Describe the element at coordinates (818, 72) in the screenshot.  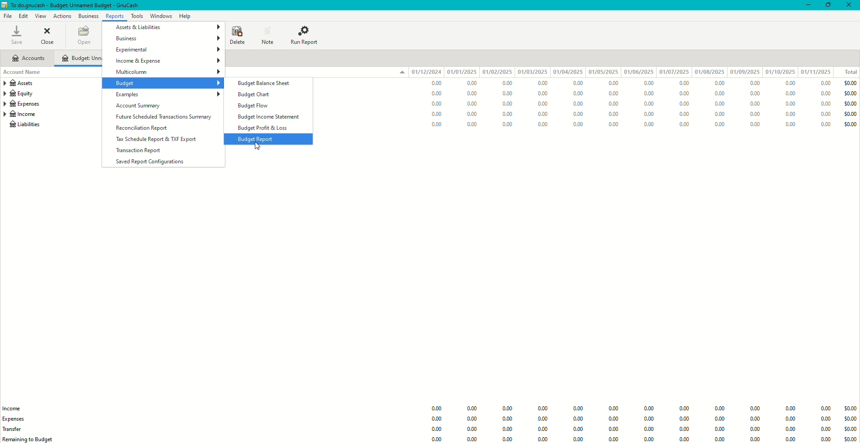
I see `01/11/2025` at that location.